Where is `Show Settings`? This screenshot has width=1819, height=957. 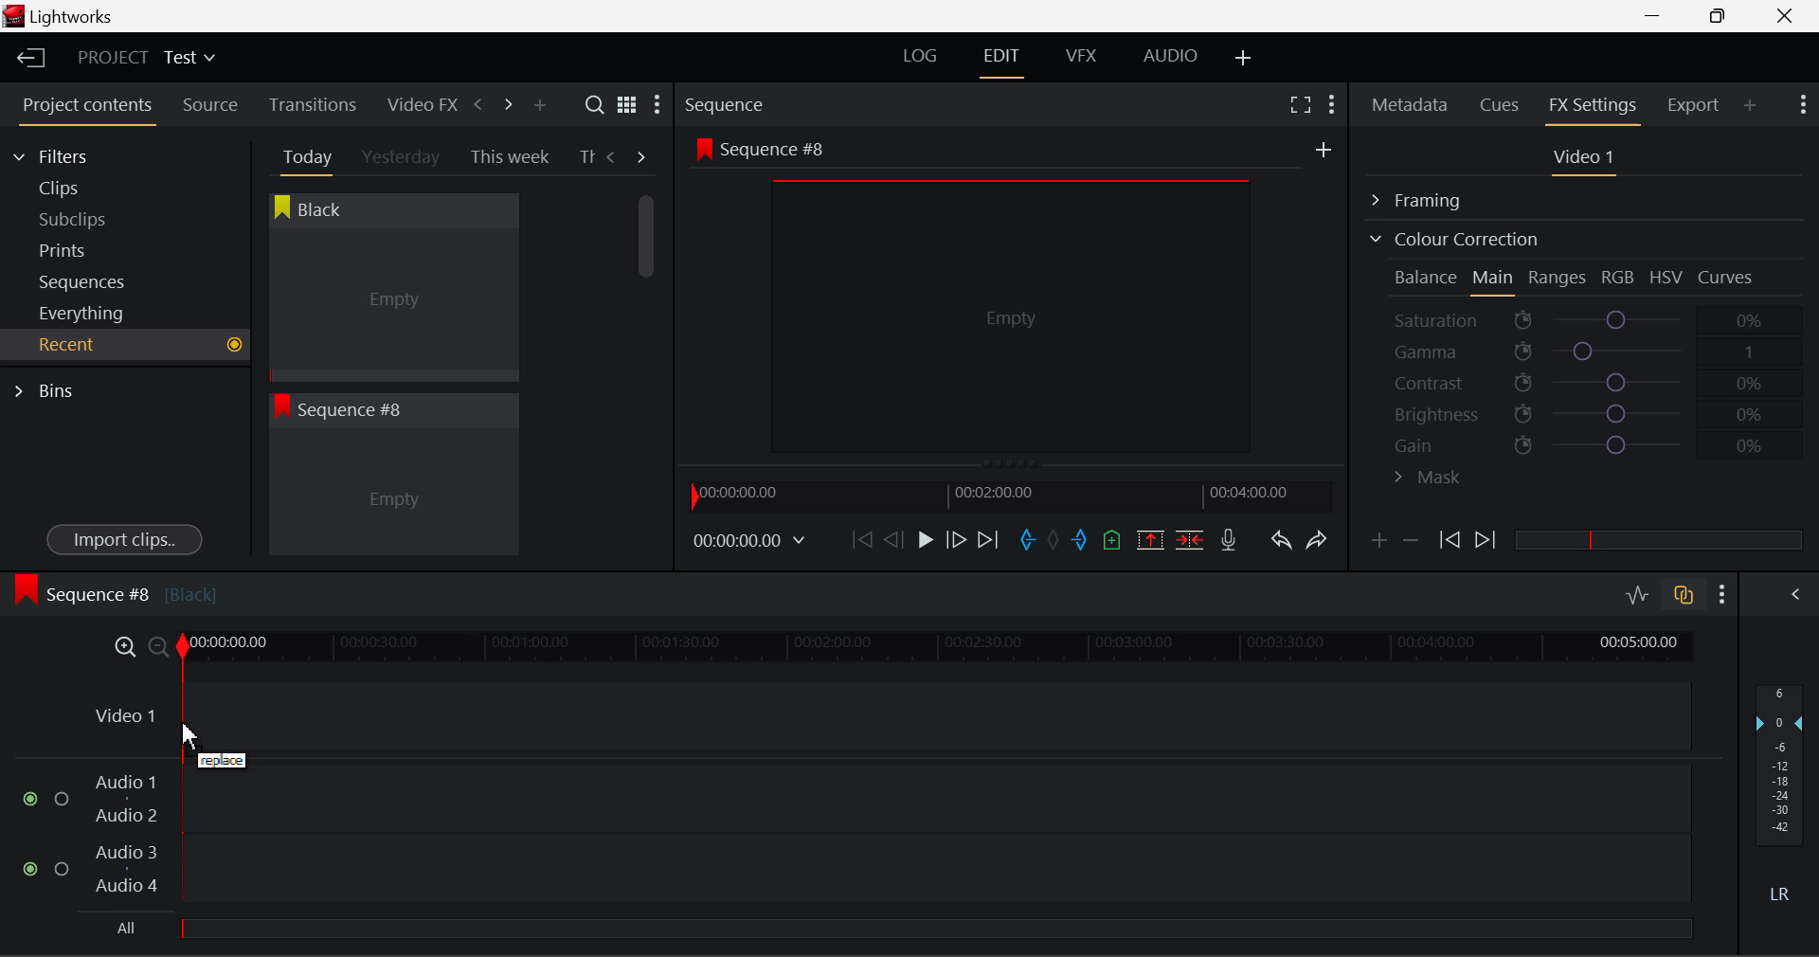 Show Settings is located at coordinates (1801, 102).